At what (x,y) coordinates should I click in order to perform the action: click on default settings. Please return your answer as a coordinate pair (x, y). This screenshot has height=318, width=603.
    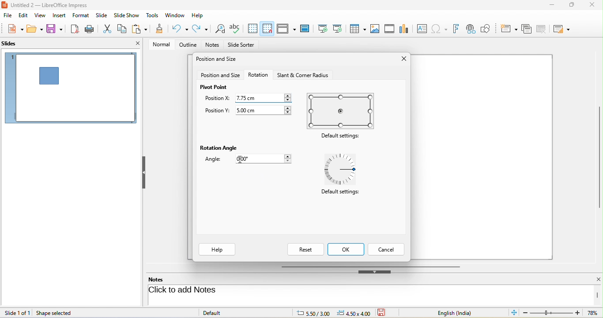
    Looking at the image, I should click on (339, 194).